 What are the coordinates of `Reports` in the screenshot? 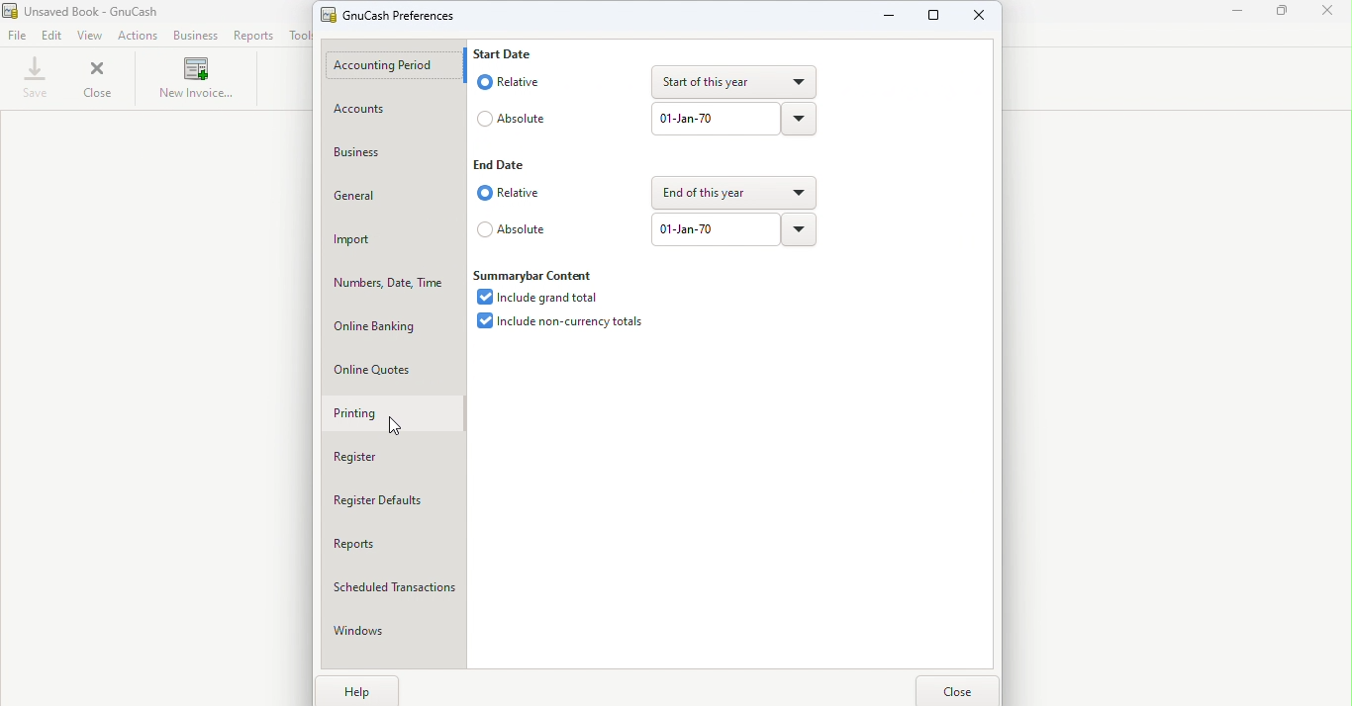 It's located at (396, 549).